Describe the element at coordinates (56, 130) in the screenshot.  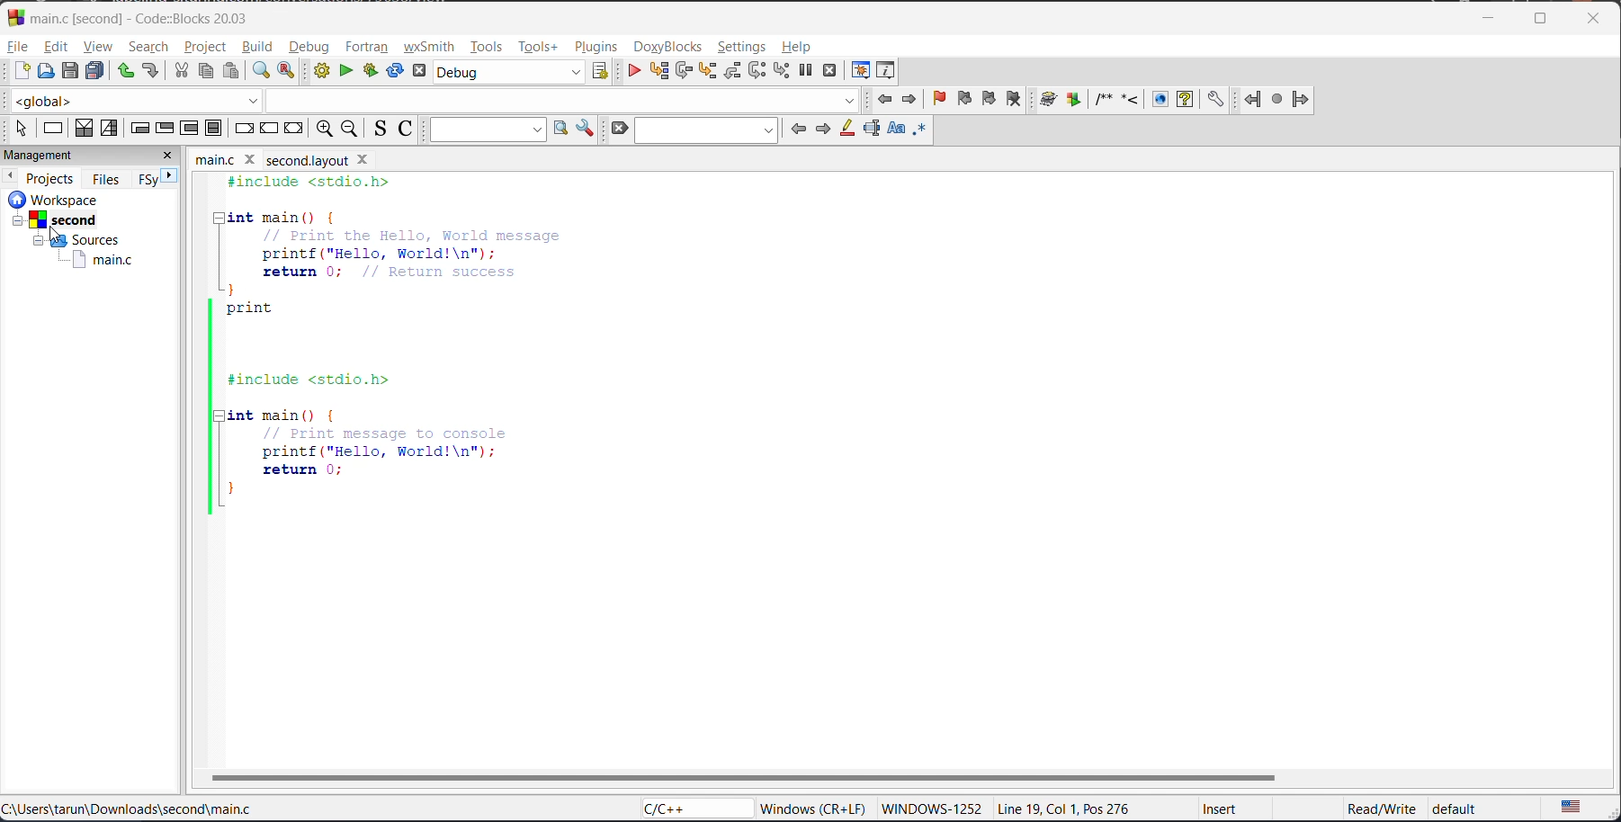
I see `instruction` at that location.